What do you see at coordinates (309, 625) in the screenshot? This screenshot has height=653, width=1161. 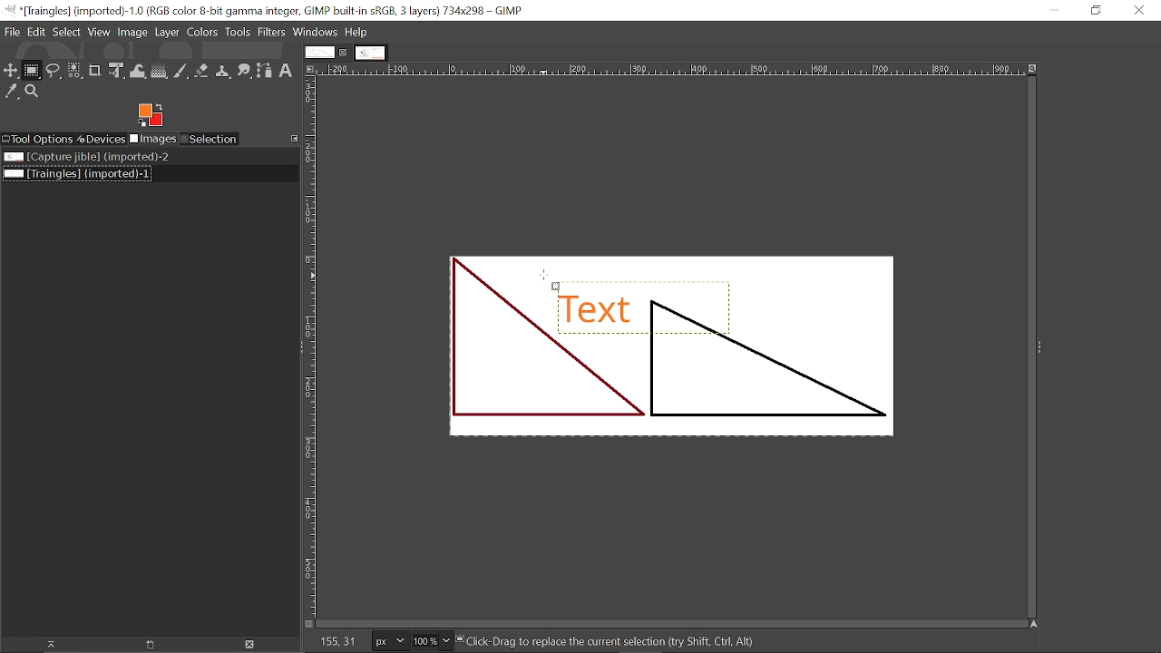 I see `Toggle quick mask on/off` at bounding box center [309, 625].